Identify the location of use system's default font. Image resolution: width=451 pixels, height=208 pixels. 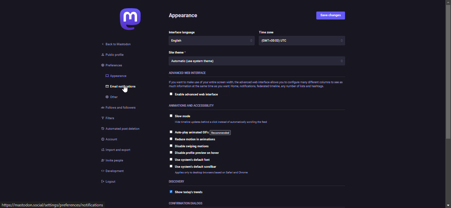
(195, 159).